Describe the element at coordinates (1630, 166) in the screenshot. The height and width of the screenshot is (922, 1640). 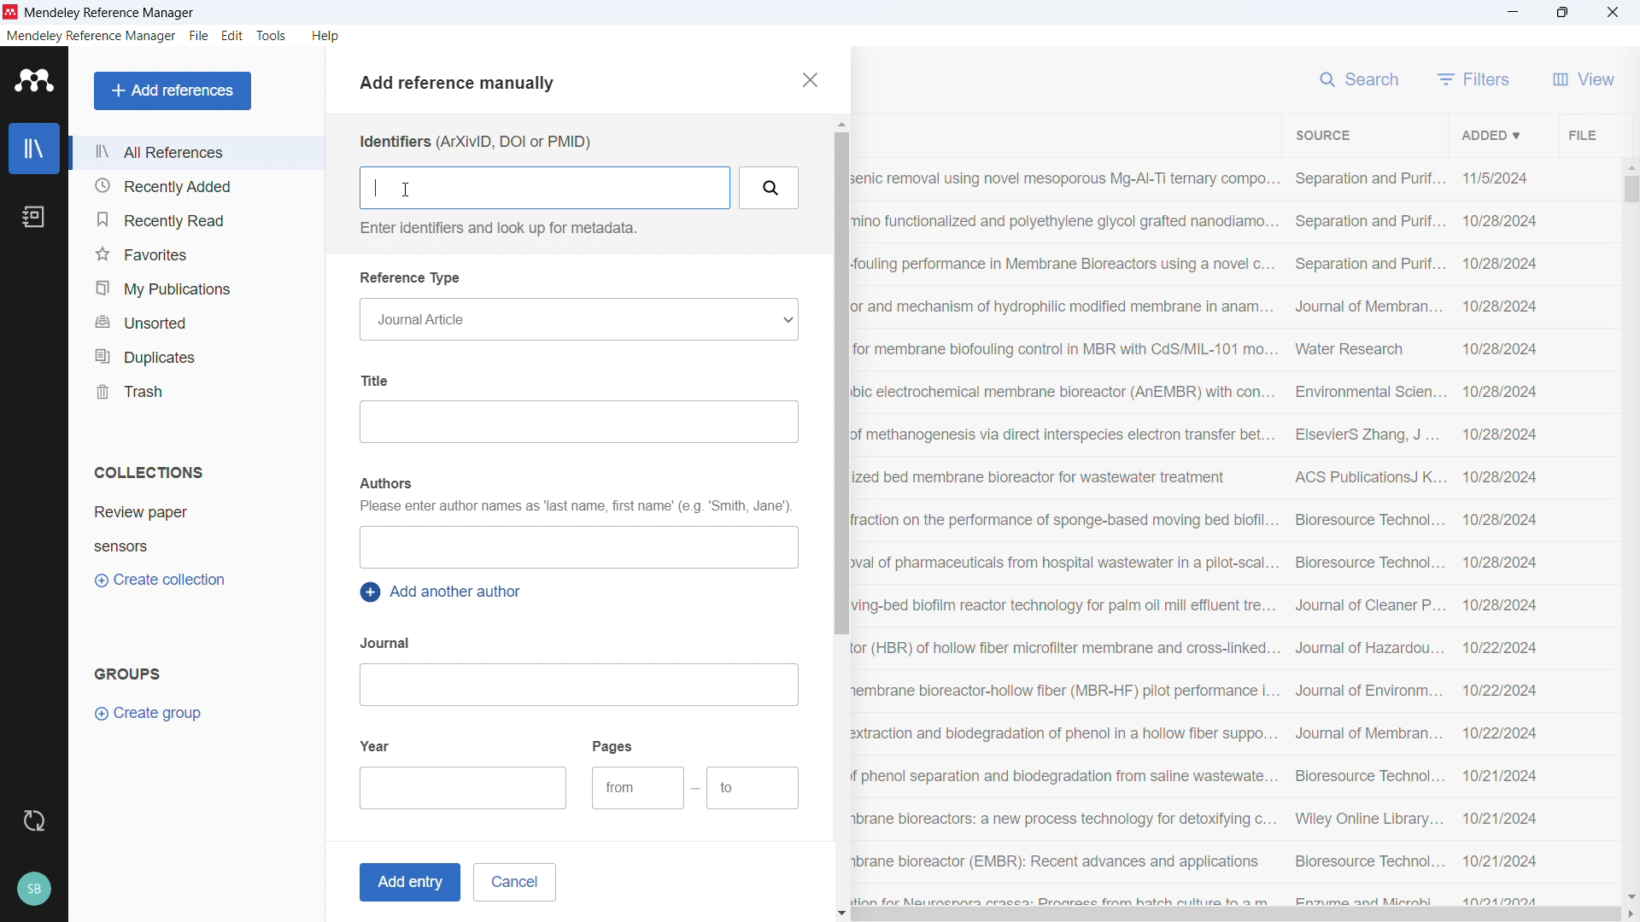
I see `Scroll up ` at that location.